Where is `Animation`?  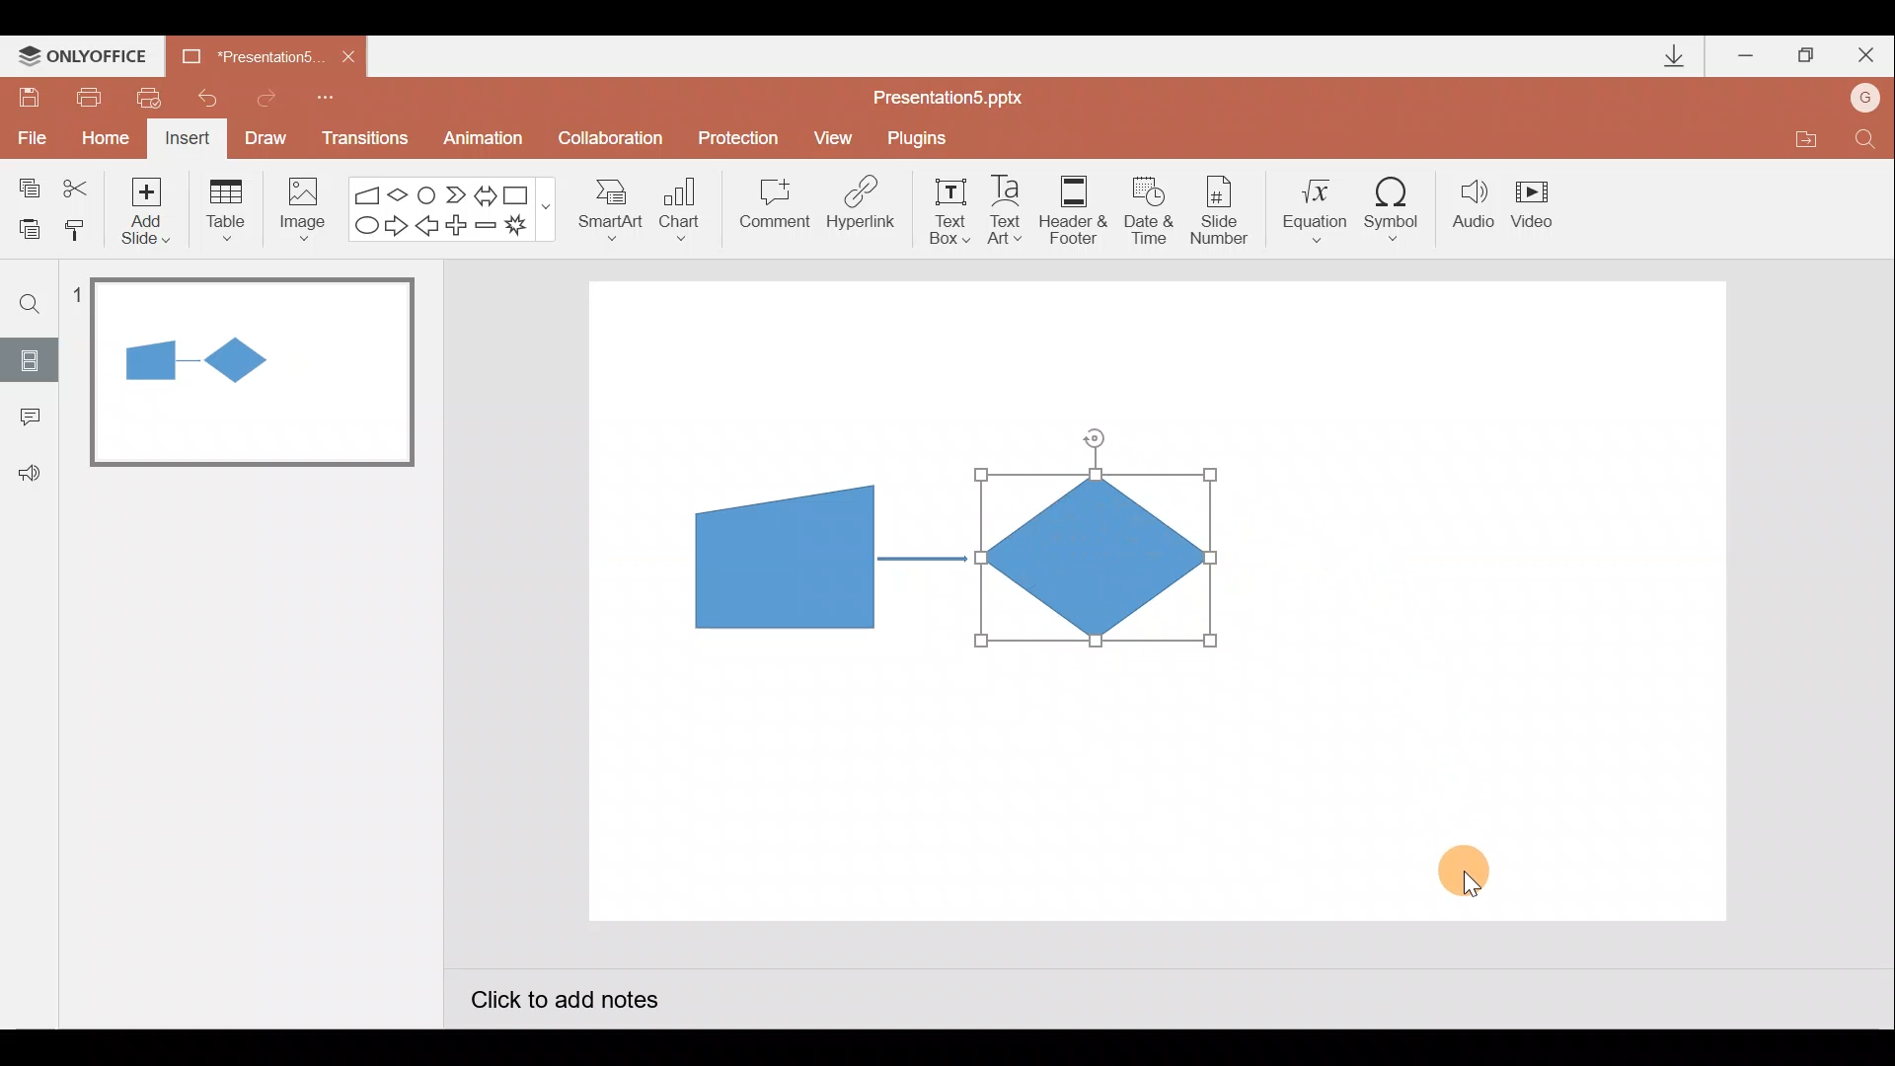 Animation is located at coordinates (486, 141).